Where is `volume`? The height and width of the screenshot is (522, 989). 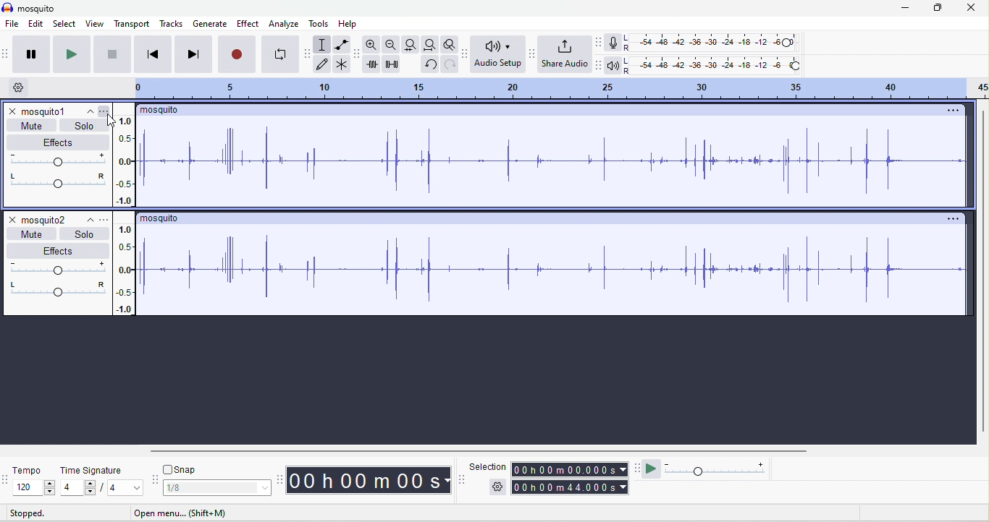 volume is located at coordinates (57, 160).